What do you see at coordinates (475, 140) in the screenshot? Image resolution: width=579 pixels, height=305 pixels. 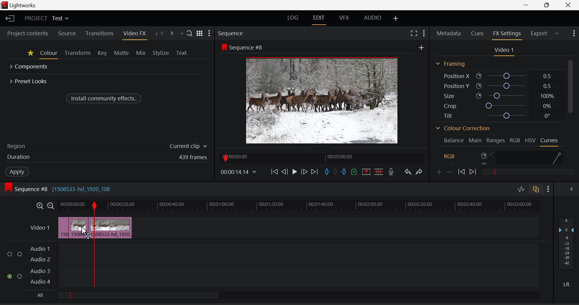 I see `Main` at bounding box center [475, 140].